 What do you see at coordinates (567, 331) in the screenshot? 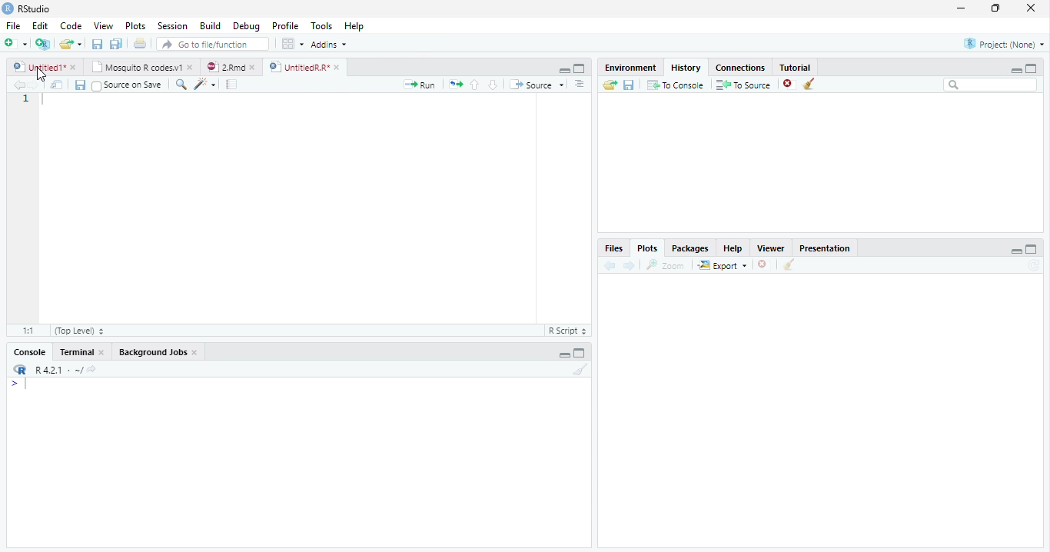
I see `R Script` at bounding box center [567, 331].